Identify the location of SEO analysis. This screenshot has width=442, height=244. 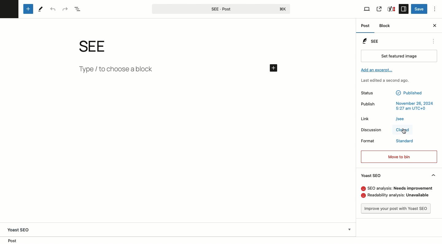
(397, 188).